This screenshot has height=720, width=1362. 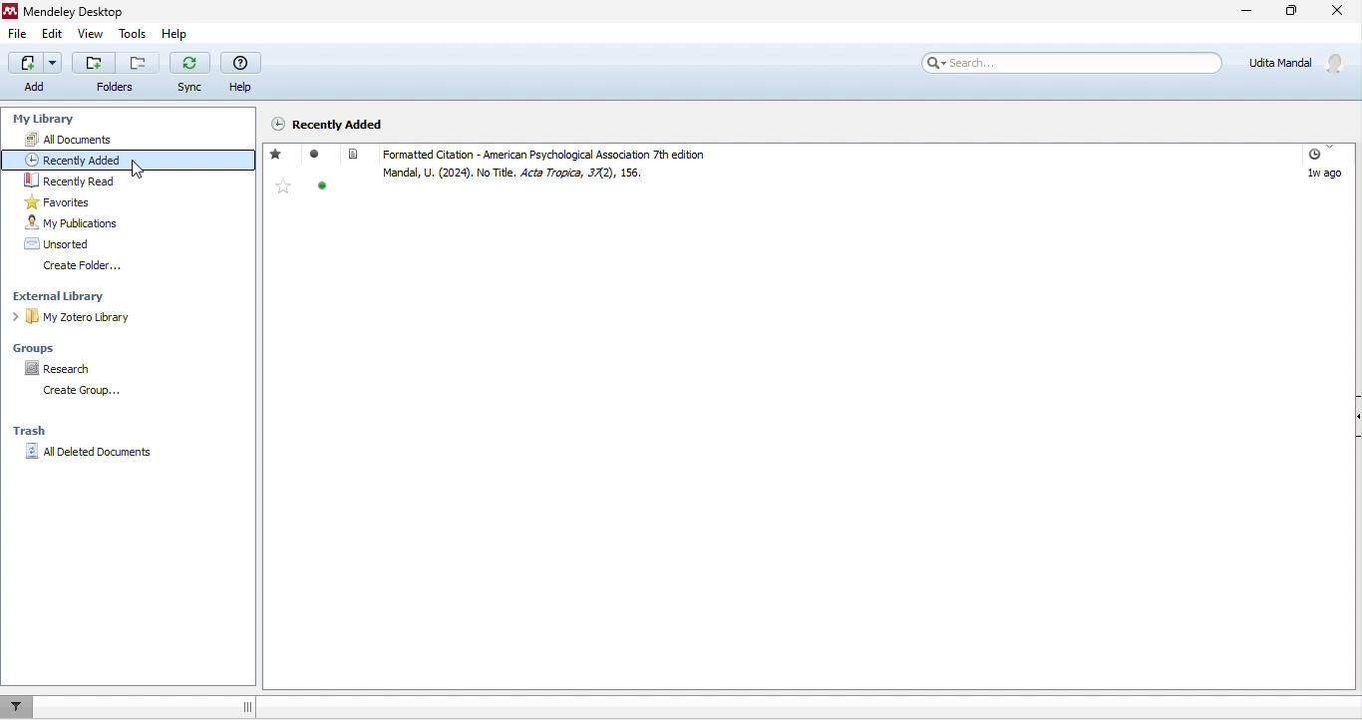 What do you see at coordinates (88, 453) in the screenshot?
I see `all deleted documents` at bounding box center [88, 453].